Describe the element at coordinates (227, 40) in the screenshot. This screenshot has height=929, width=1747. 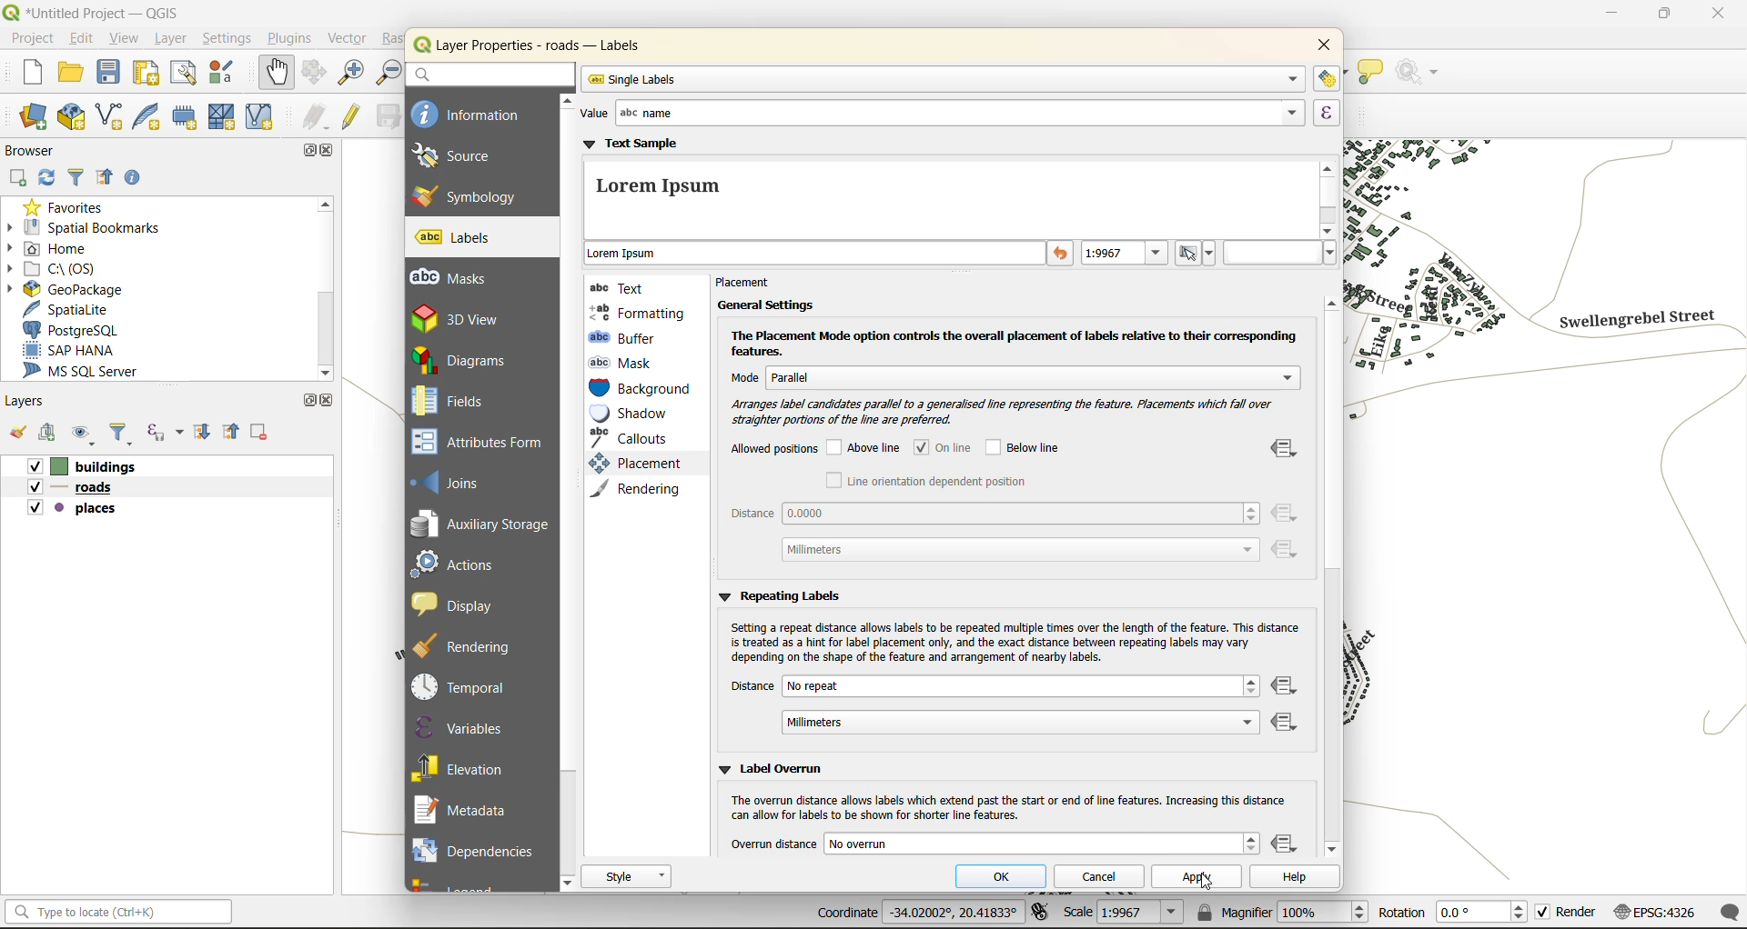
I see `settings` at that location.